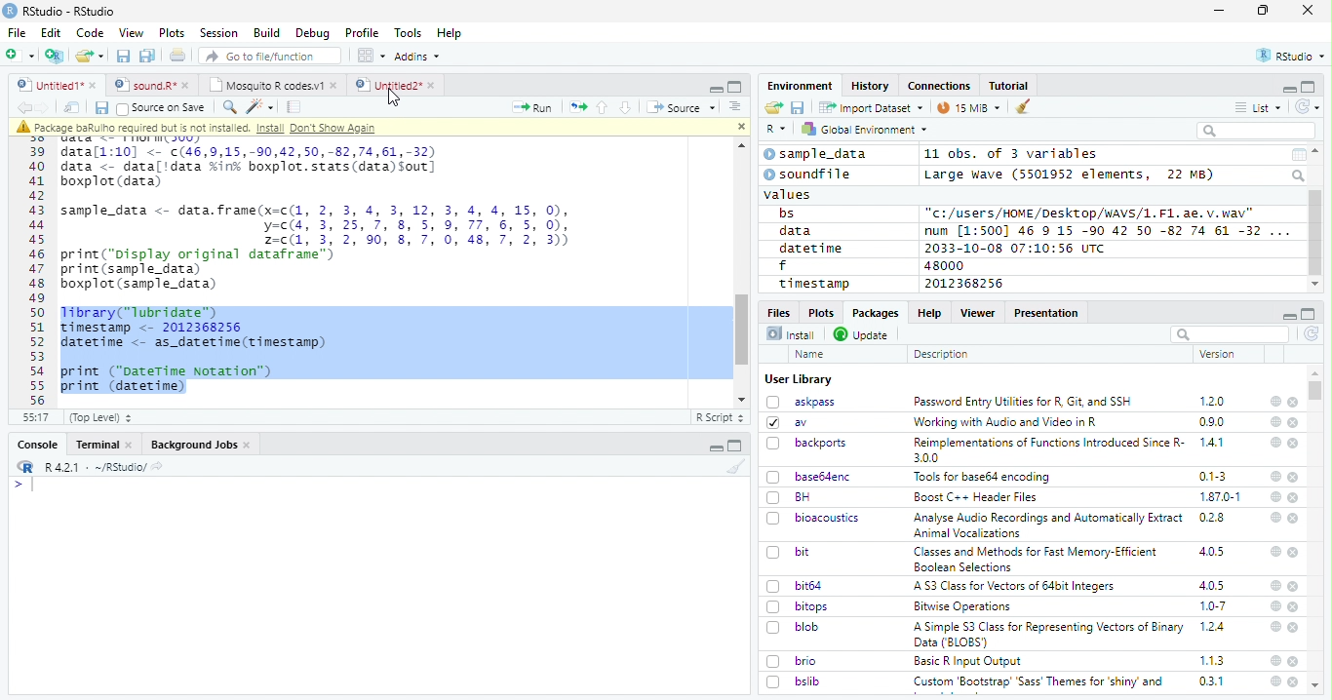 The width and height of the screenshot is (1332, 700). What do you see at coordinates (396, 98) in the screenshot?
I see `cursor` at bounding box center [396, 98].